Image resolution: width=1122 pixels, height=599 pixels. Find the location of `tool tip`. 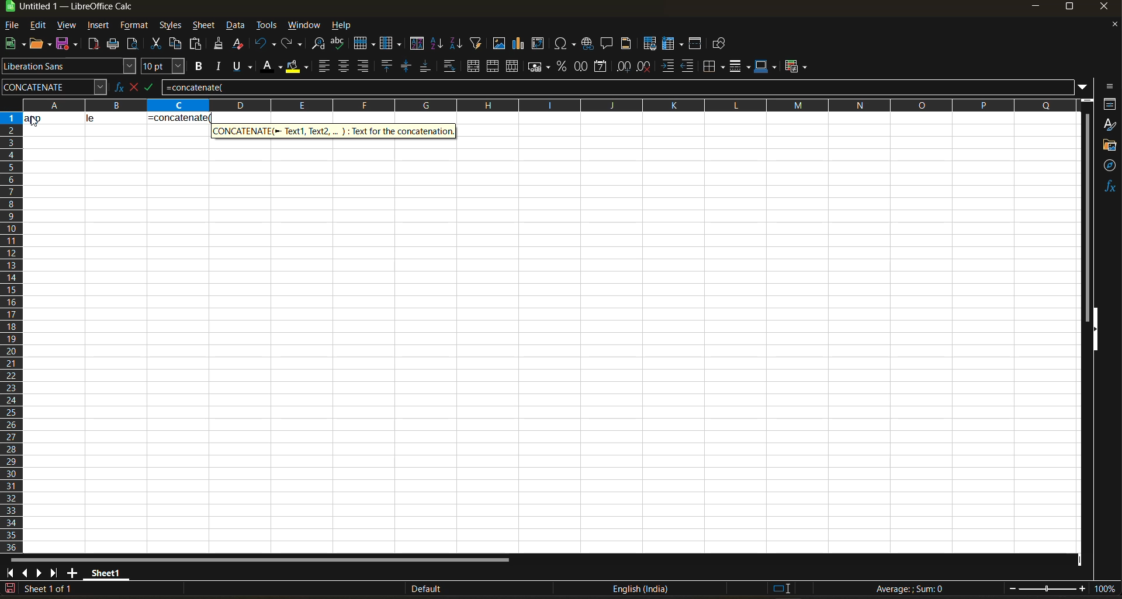

tool tip is located at coordinates (333, 130).